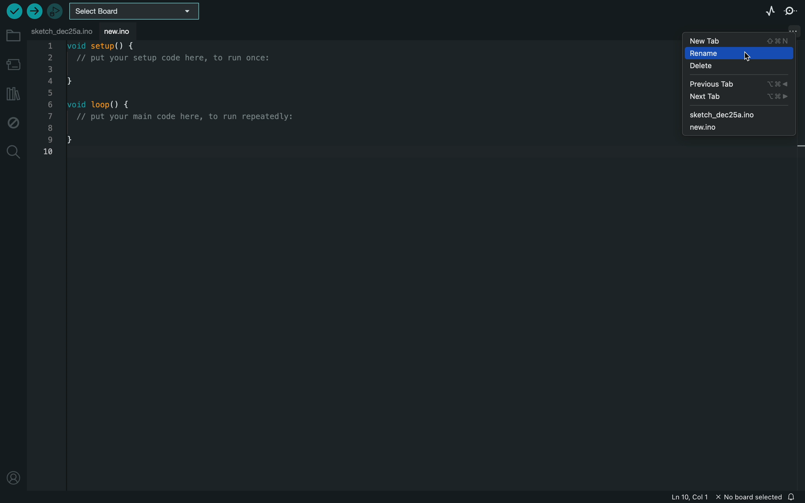 Image resolution: width=805 pixels, height=503 pixels. Describe the element at coordinates (738, 53) in the screenshot. I see `rename` at that location.